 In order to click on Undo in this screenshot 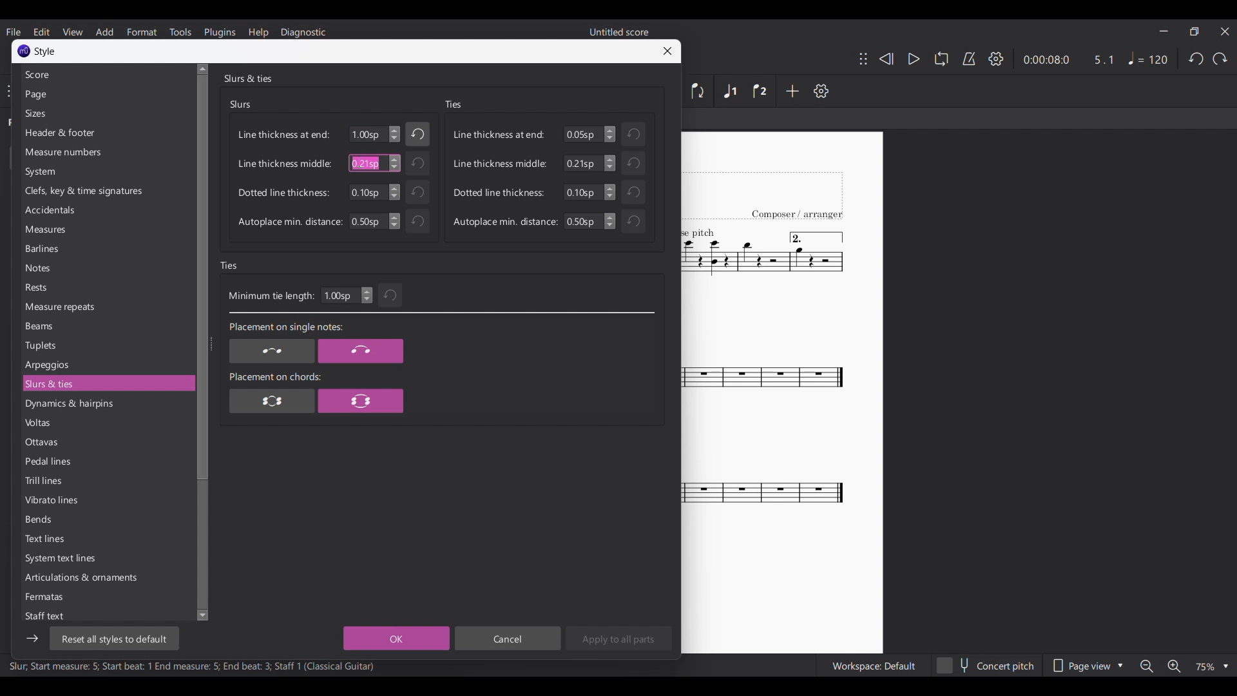, I will do `click(633, 162)`.